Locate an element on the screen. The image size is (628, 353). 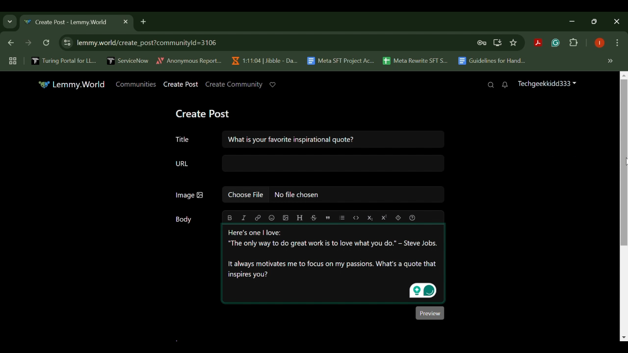
Previous Webpage is located at coordinates (9, 44).